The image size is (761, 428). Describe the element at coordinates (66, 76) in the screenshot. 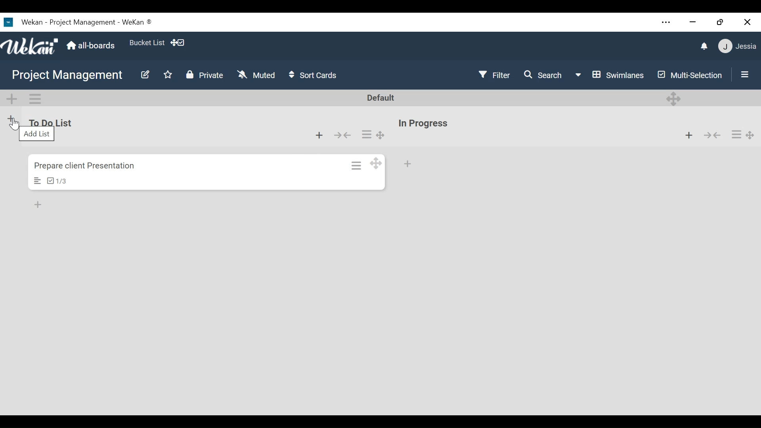

I see `Board Title` at that location.